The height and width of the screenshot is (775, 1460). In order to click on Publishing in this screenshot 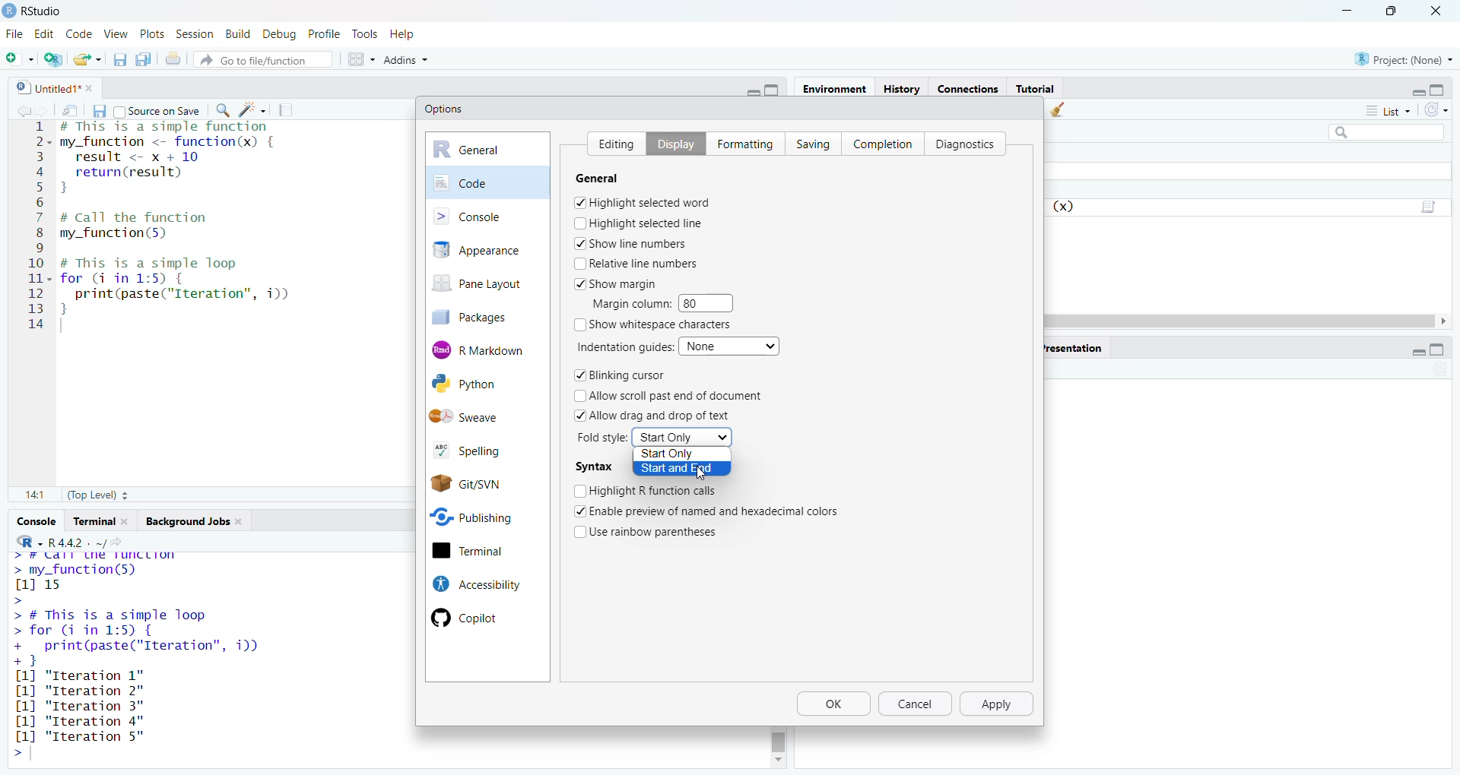, I will do `click(484, 515)`.